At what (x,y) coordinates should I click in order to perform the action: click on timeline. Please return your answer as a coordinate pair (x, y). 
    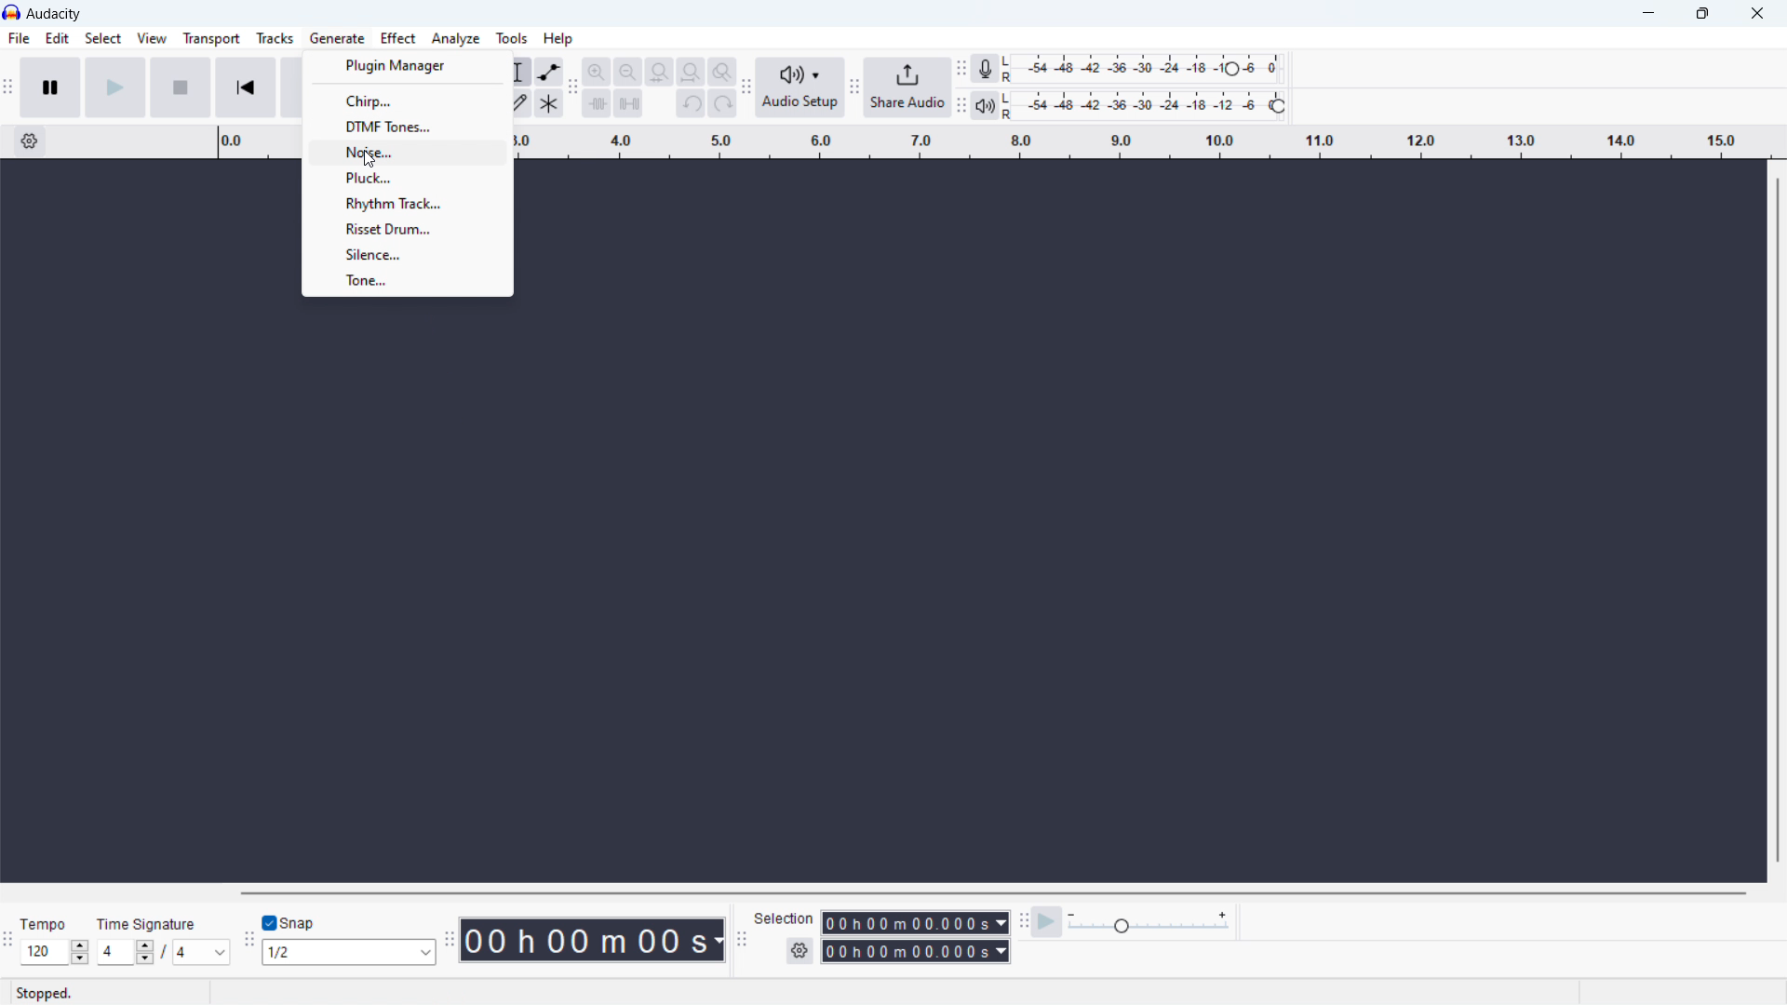
    Looking at the image, I should click on (255, 141).